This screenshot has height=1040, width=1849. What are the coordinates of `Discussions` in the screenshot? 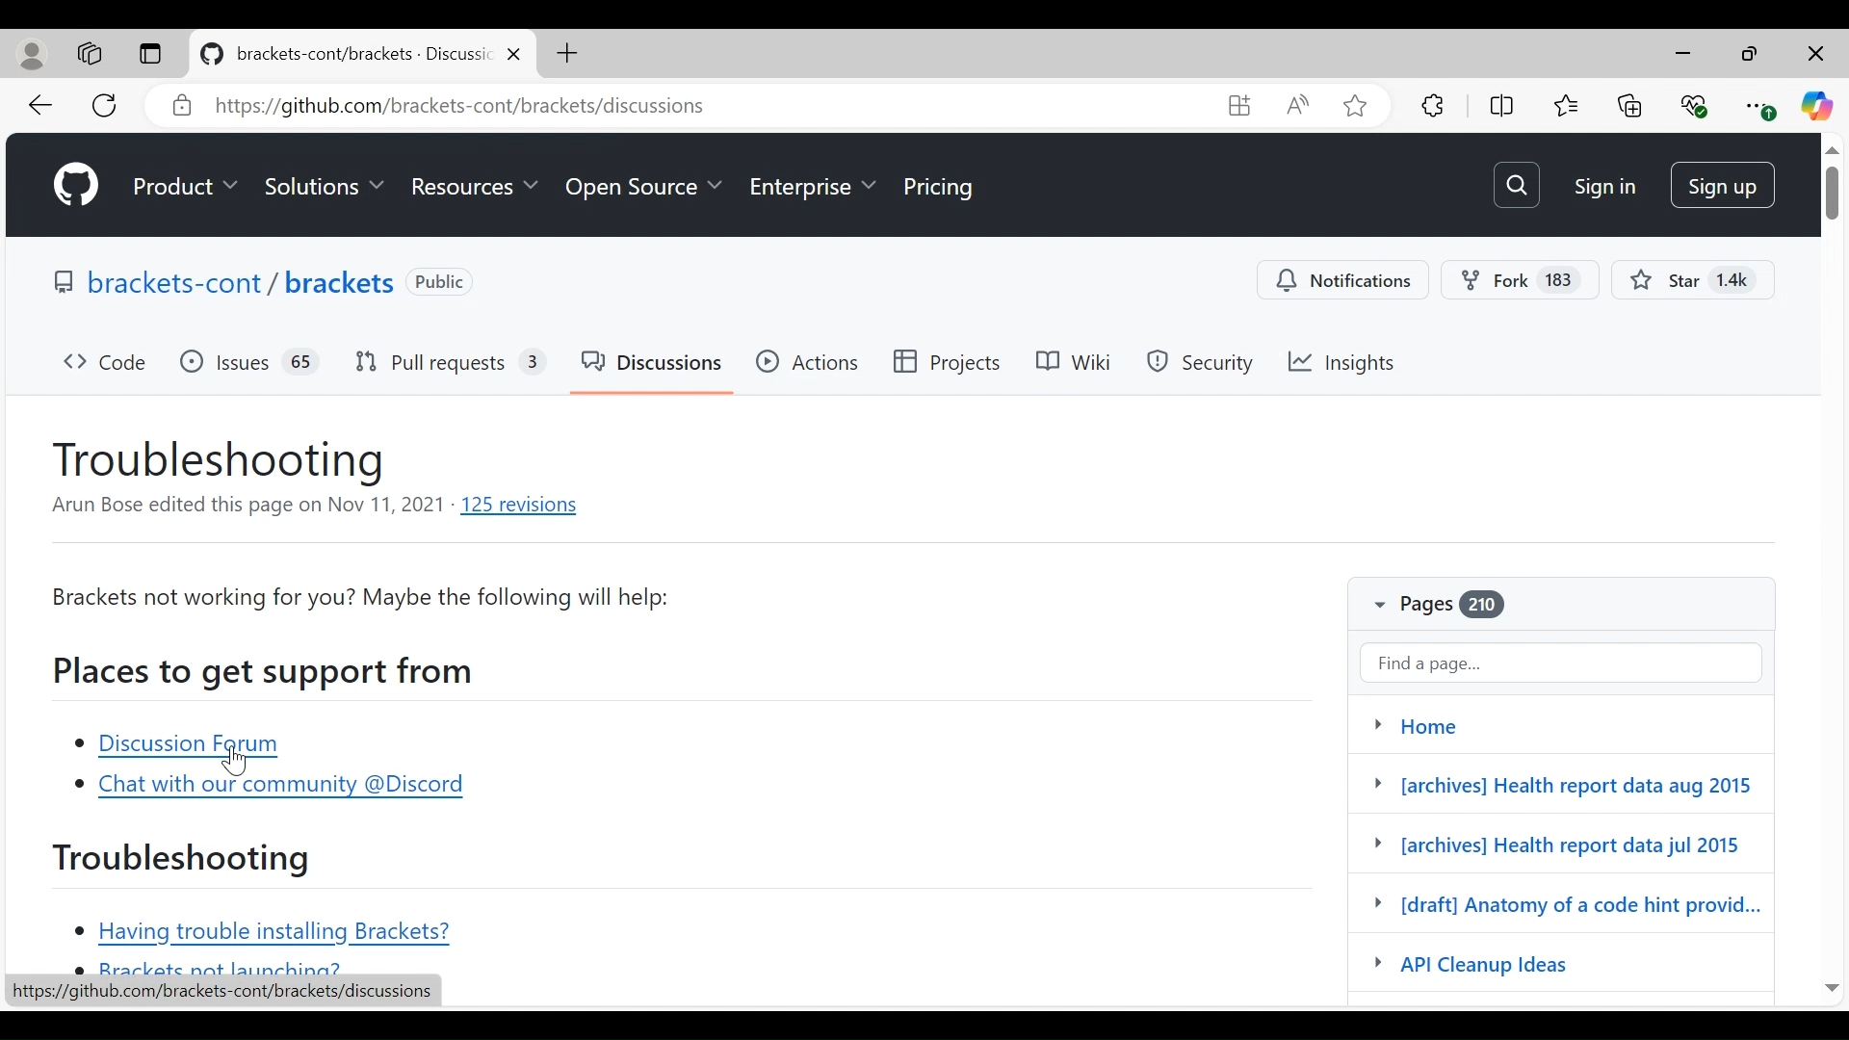 It's located at (654, 366).